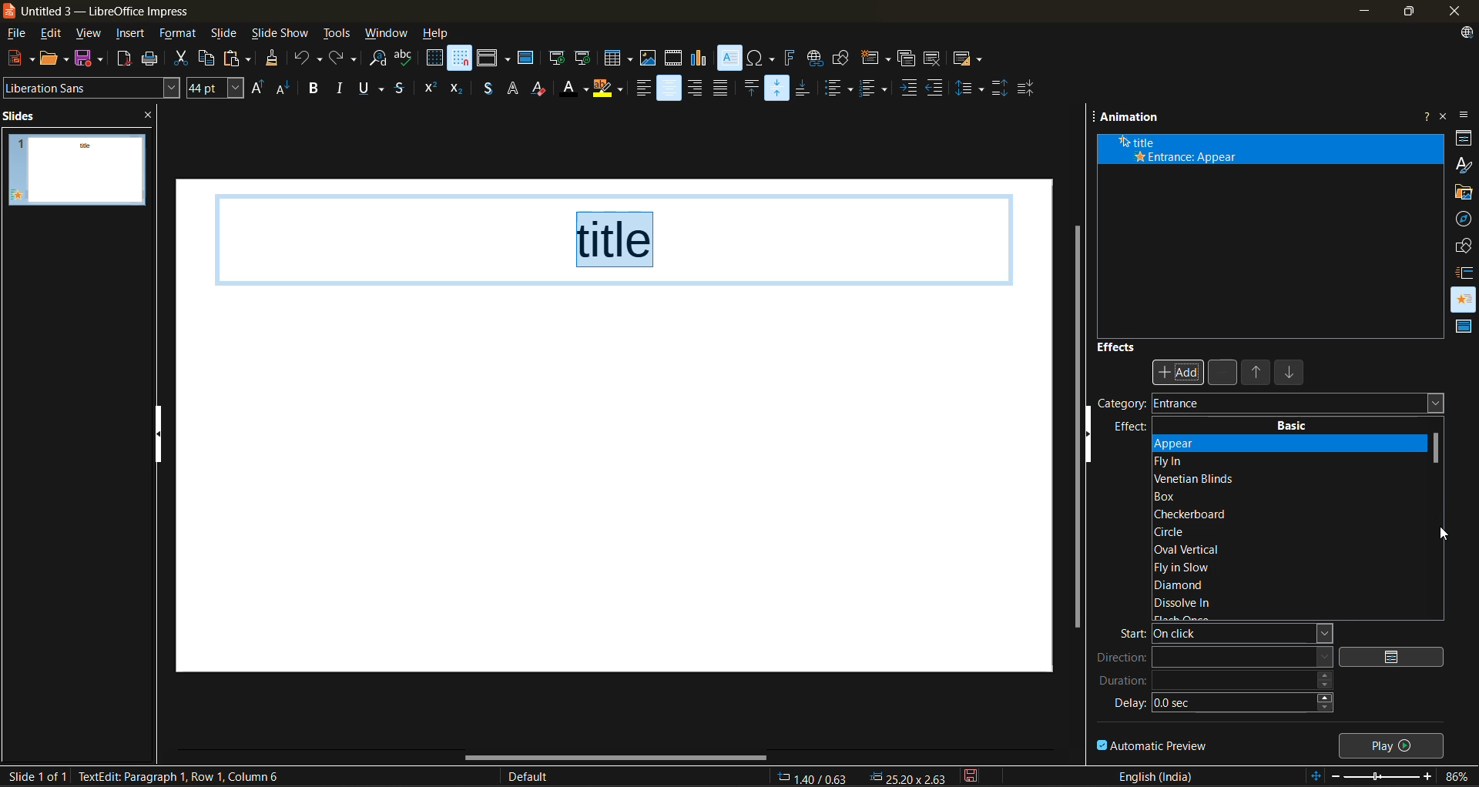  I want to click on vertical scroll bar, so click(1078, 420).